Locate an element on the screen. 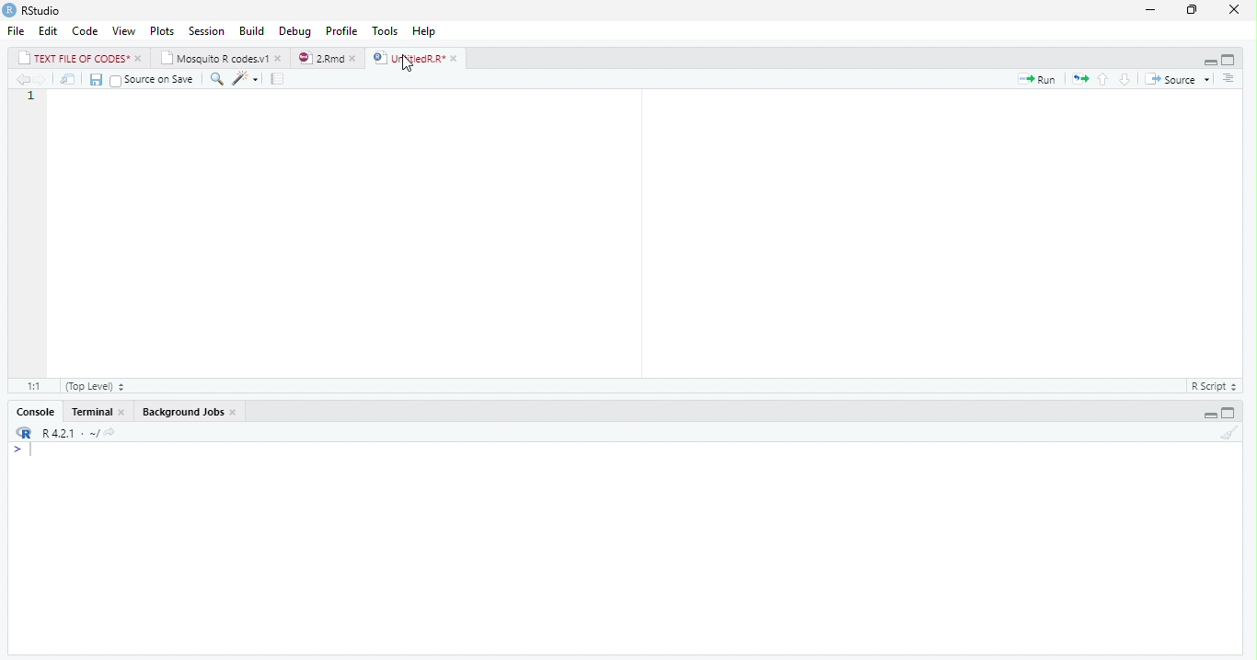 This screenshot has height=660, width=1257. Find/Replace is located at coordinates (217, 79).